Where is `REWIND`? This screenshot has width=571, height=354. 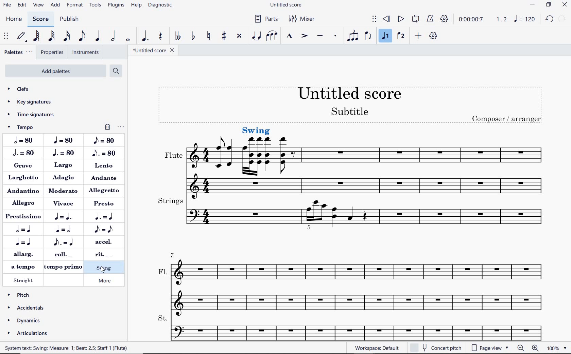
REWIND is located at coordinates (387, 18).